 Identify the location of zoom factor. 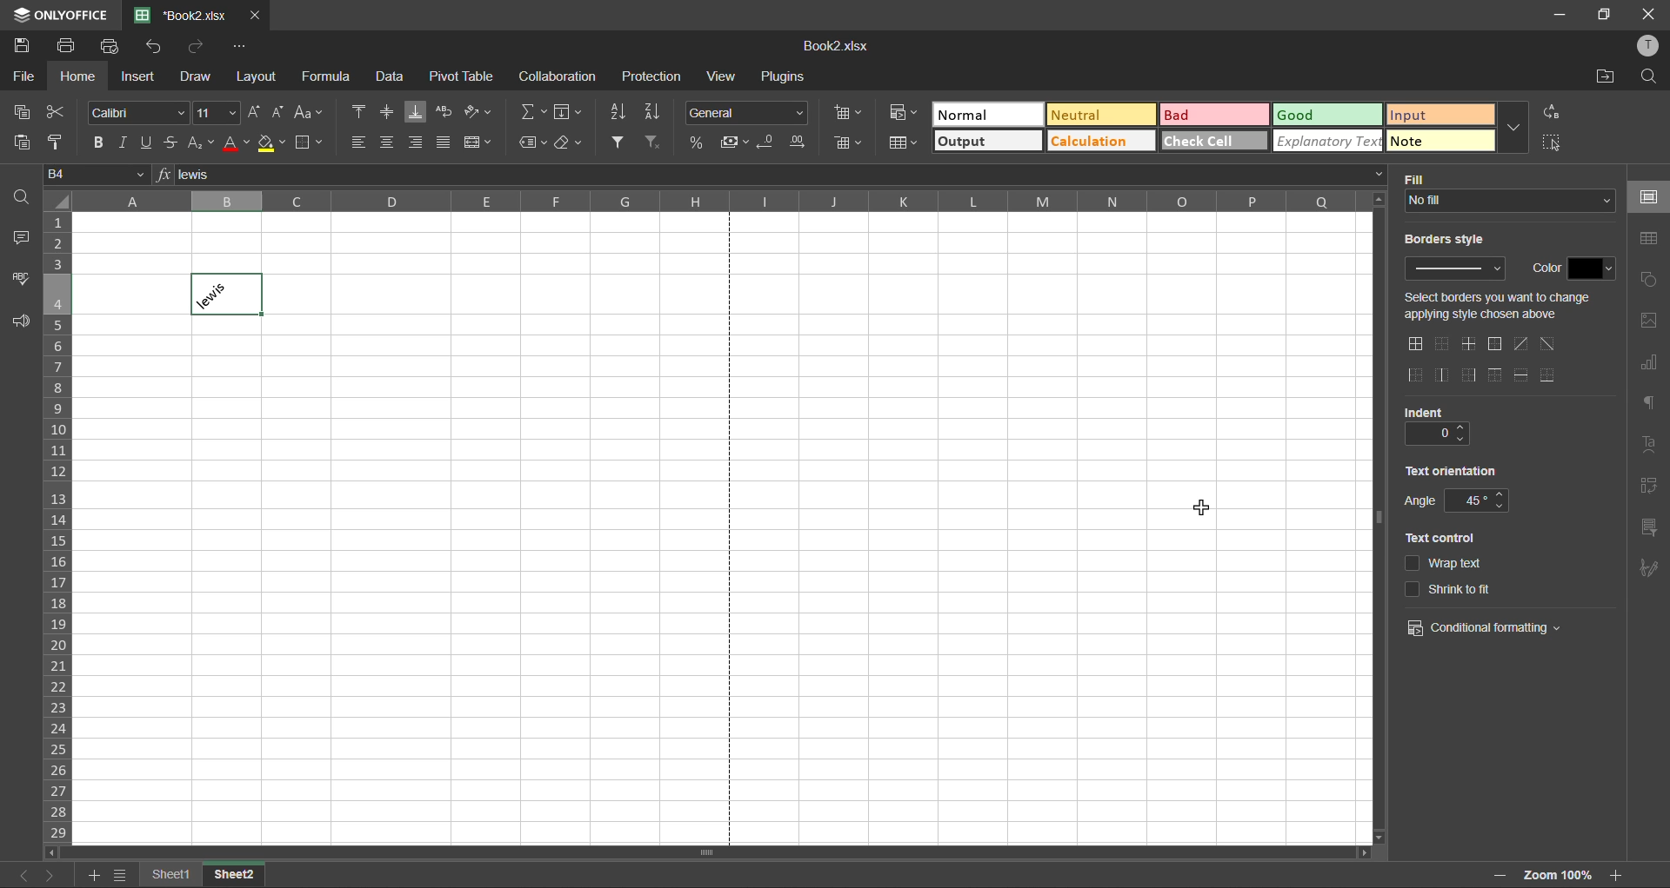
(1561, 874).